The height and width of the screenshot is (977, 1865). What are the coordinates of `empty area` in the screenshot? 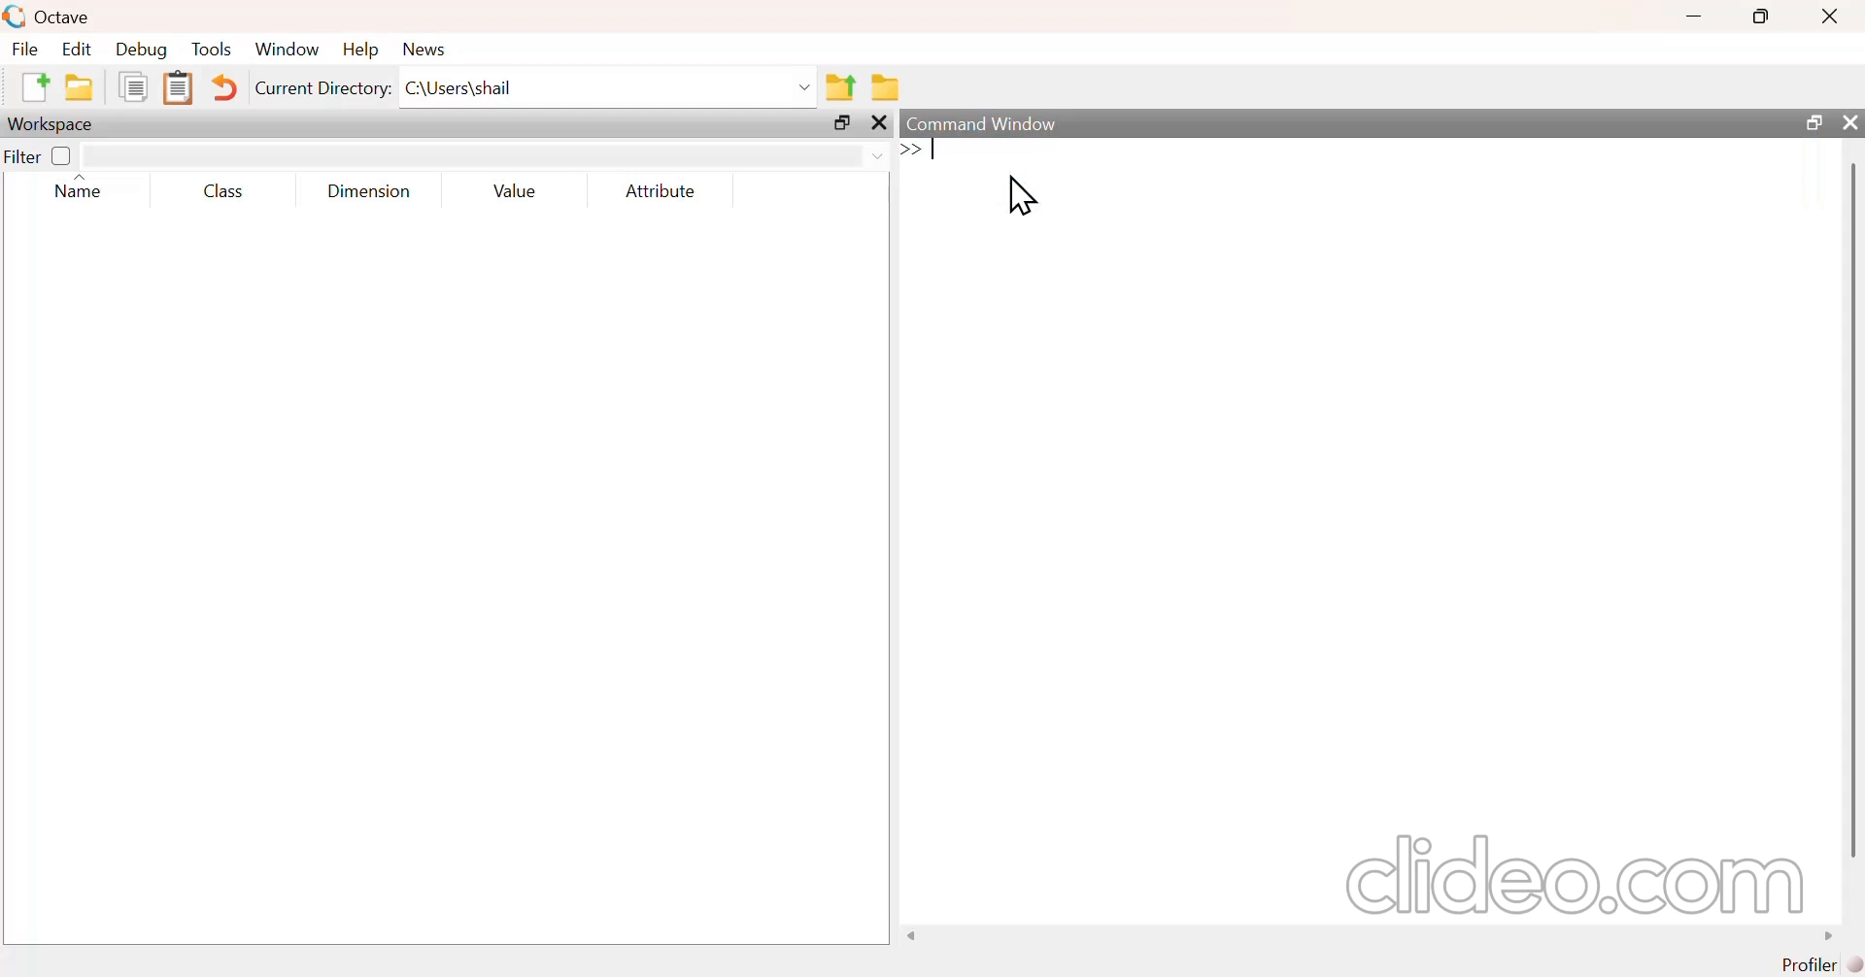 It's located at (1377, 525).